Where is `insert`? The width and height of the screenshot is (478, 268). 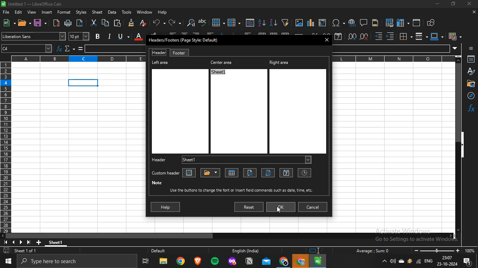 insert is located at coordinates (47, 12).